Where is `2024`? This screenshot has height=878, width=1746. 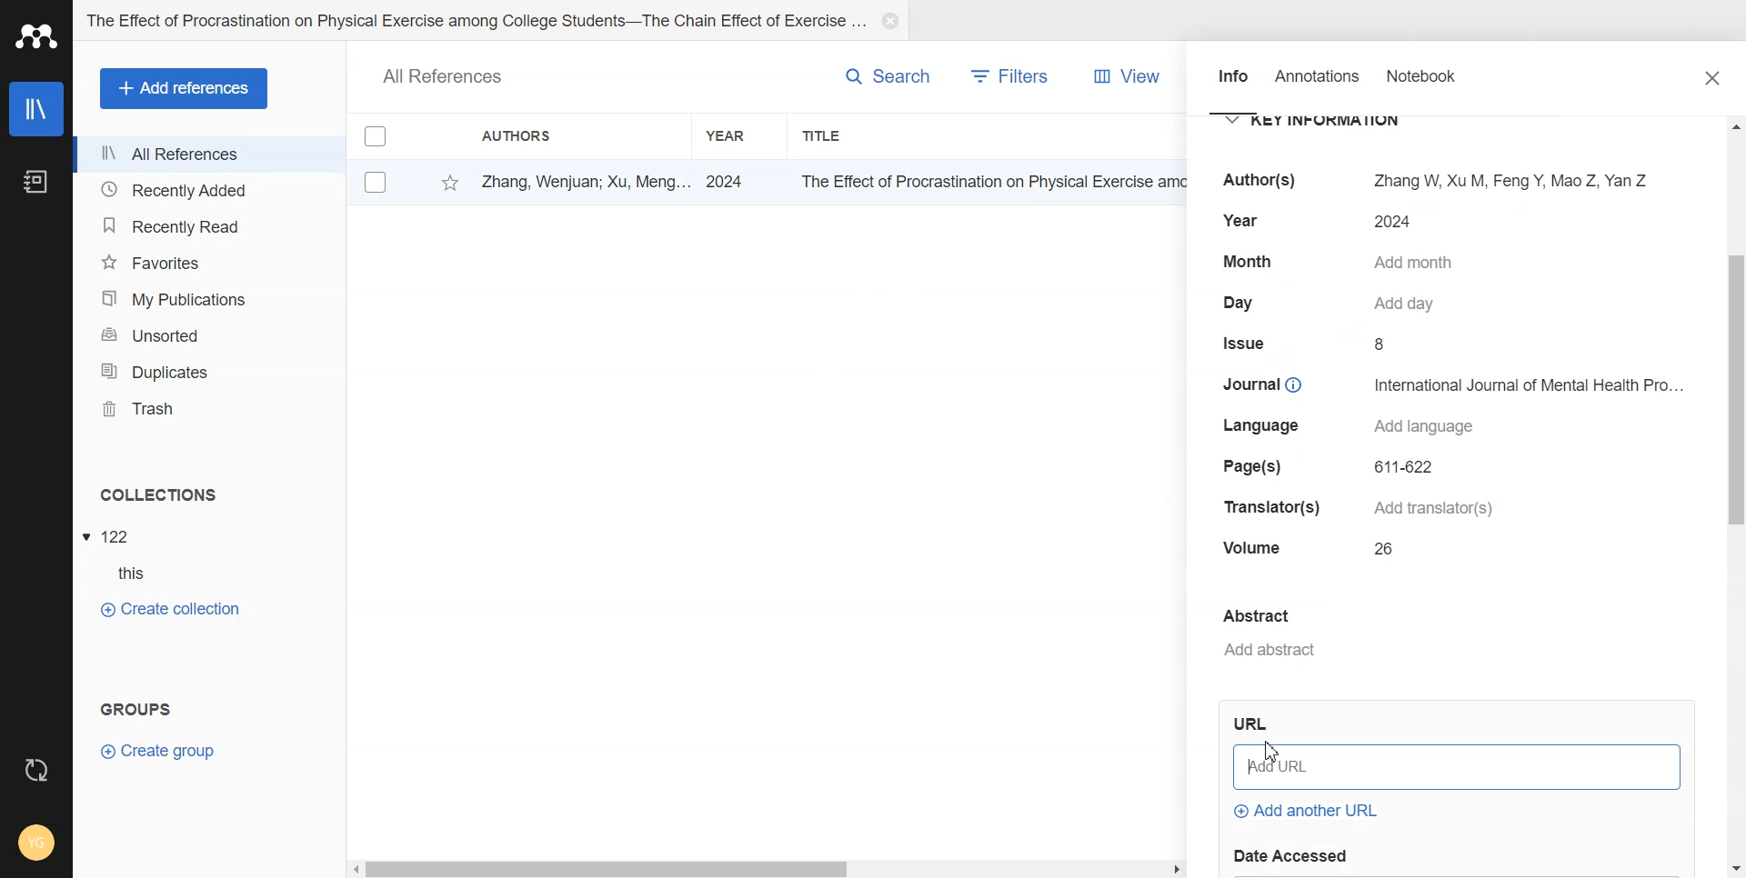
2024 is located at coordinates (731, 180).